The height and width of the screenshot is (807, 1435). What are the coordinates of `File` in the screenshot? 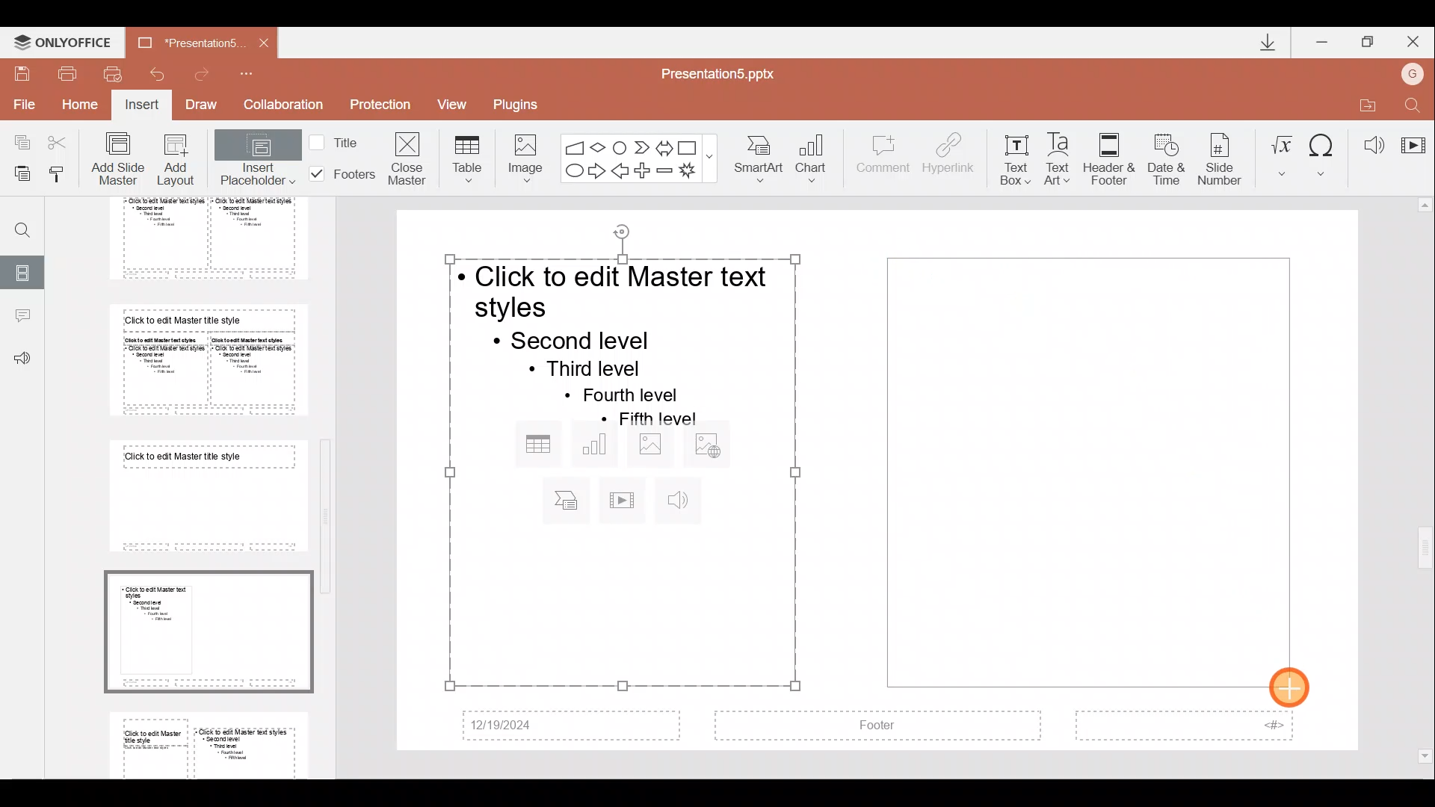 It's located at (22, 104).